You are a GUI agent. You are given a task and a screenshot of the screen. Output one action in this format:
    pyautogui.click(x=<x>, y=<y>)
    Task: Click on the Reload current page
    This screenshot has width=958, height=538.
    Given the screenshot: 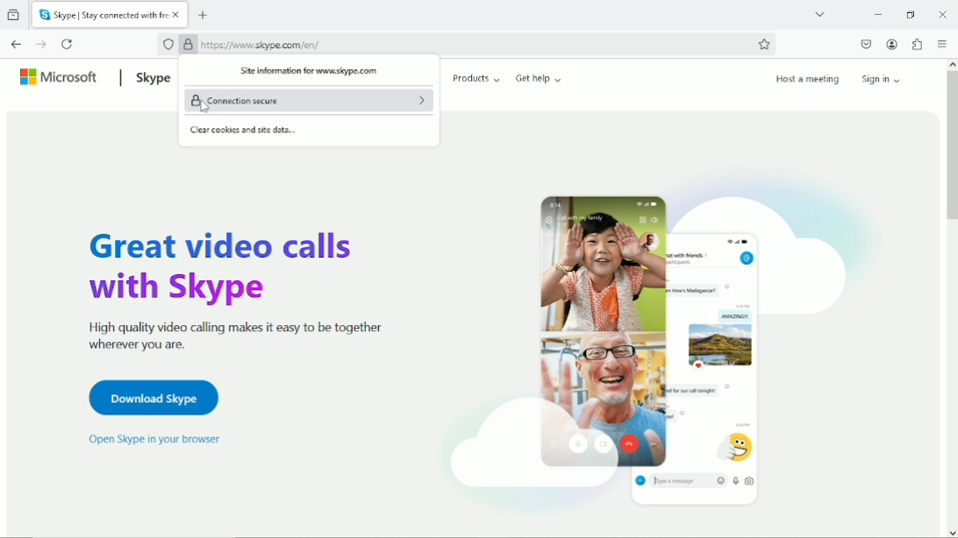 What is the action you would take?
    pyautogui.click(x=68, y=43)
    